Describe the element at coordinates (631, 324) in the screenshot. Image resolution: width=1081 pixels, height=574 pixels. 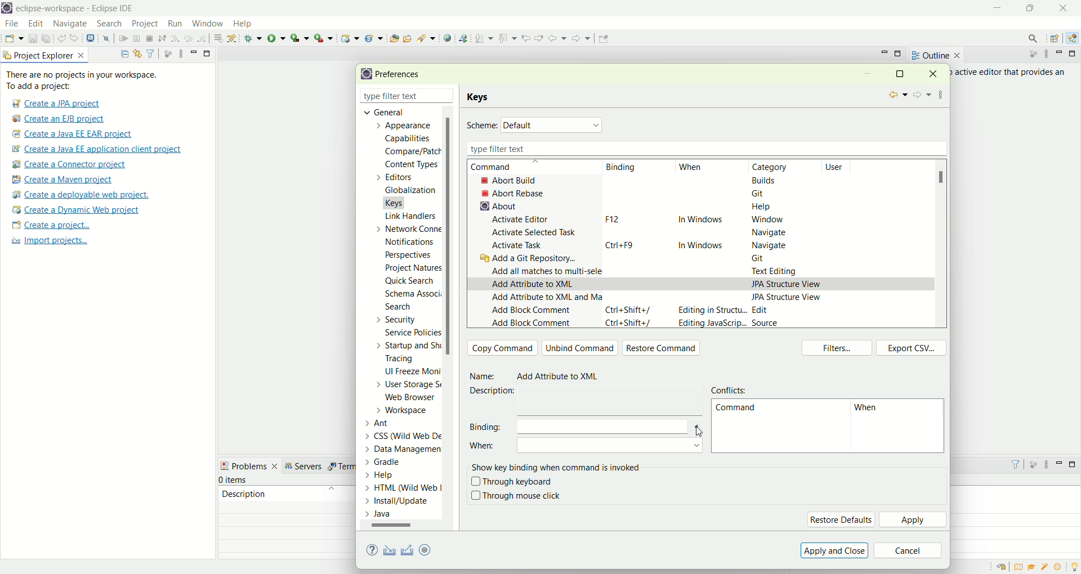
I see `ctrl+shift+/` at that location.